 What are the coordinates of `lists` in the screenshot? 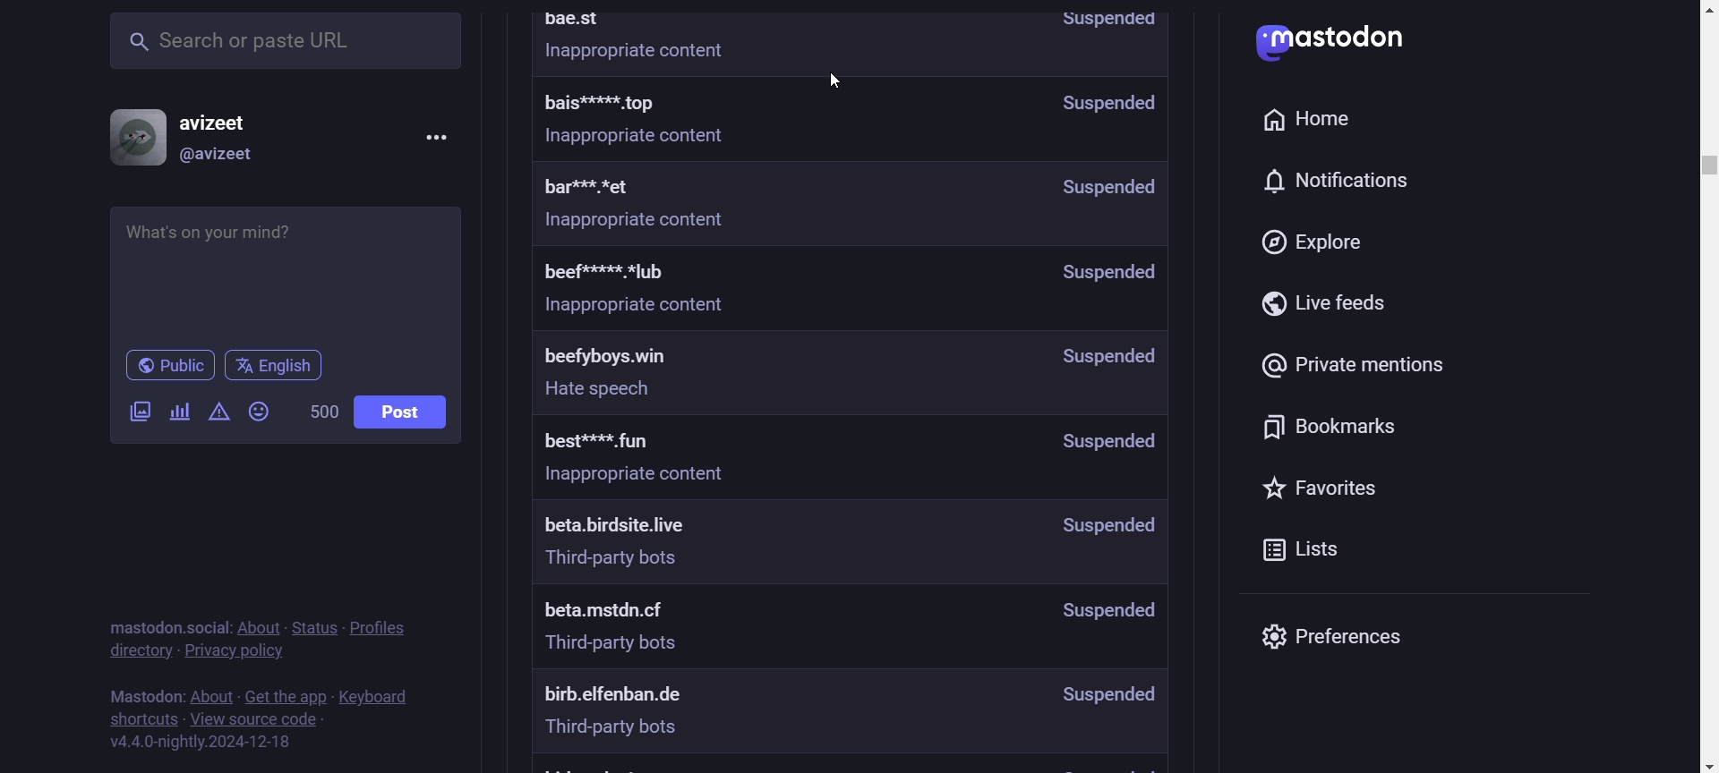 It's located at (1253, 552).